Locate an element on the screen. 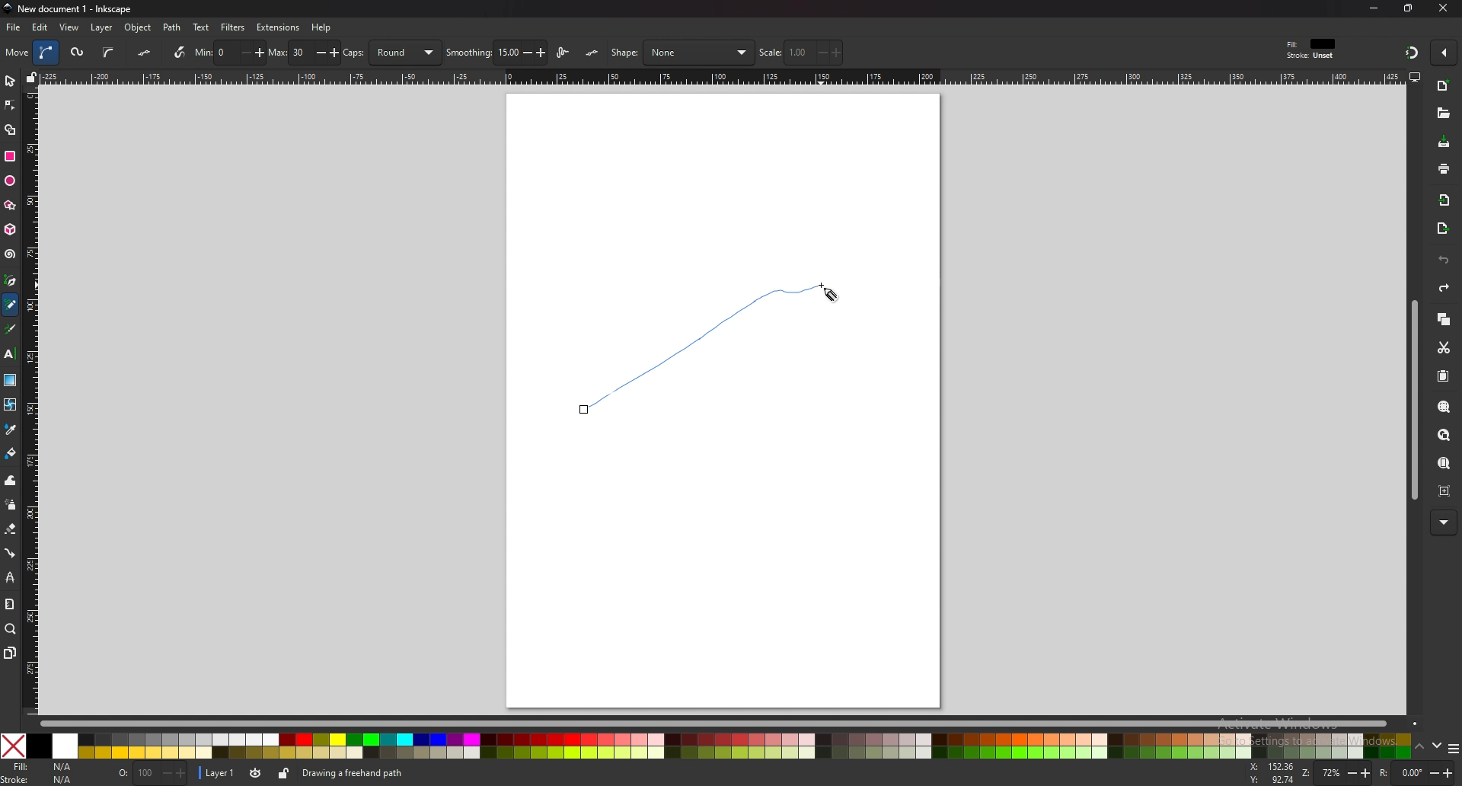  lock is located at coordinates (284, 773).